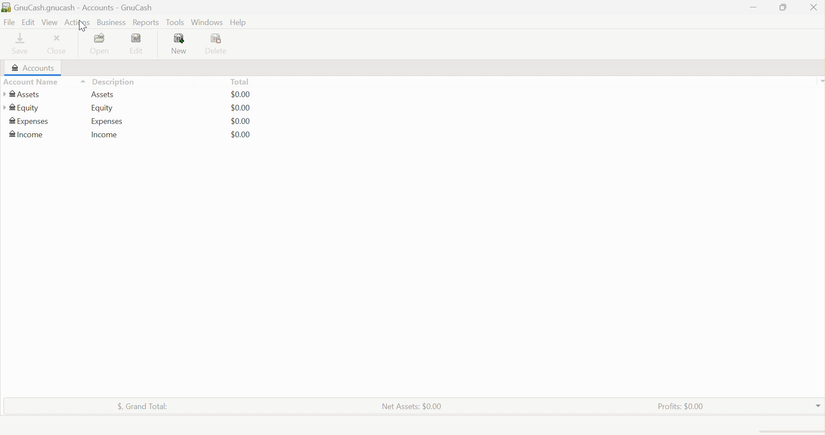 This screenshot has height=435, width=825. I want to click on Income, so click(28, 134).